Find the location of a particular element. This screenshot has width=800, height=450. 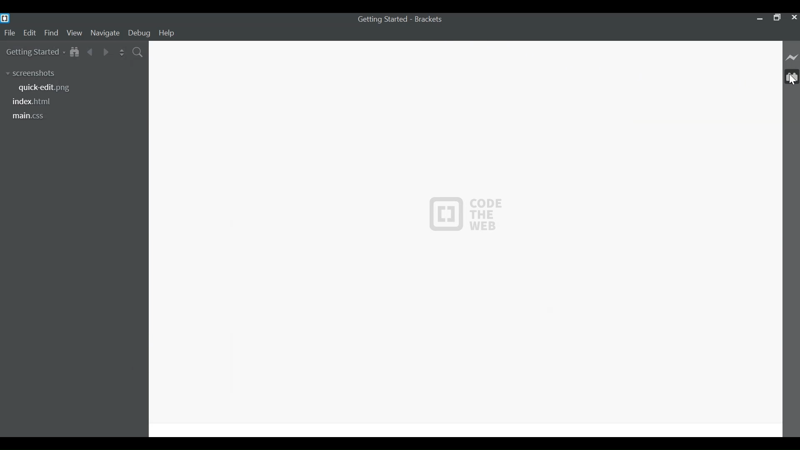

File is located at coordinates (9, 33).